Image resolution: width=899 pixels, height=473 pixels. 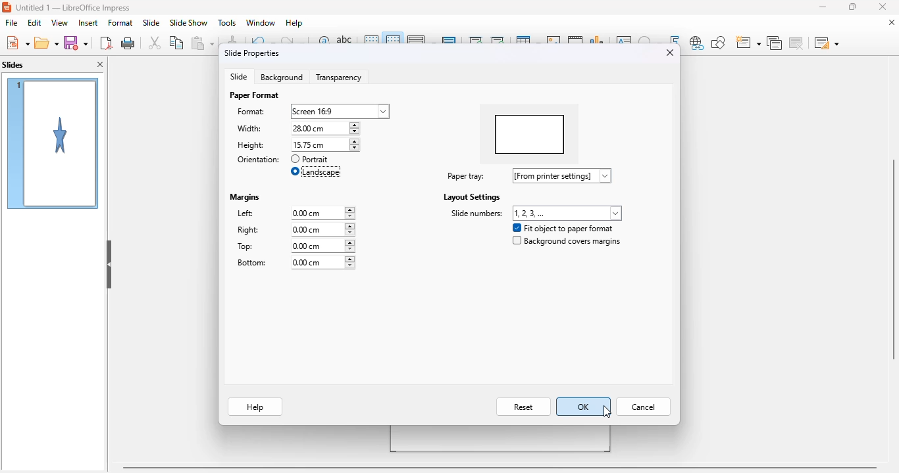 What do you see at coordinates (7, 7) in the screenshot?
I see `logo` at bounding box center [7, 7].